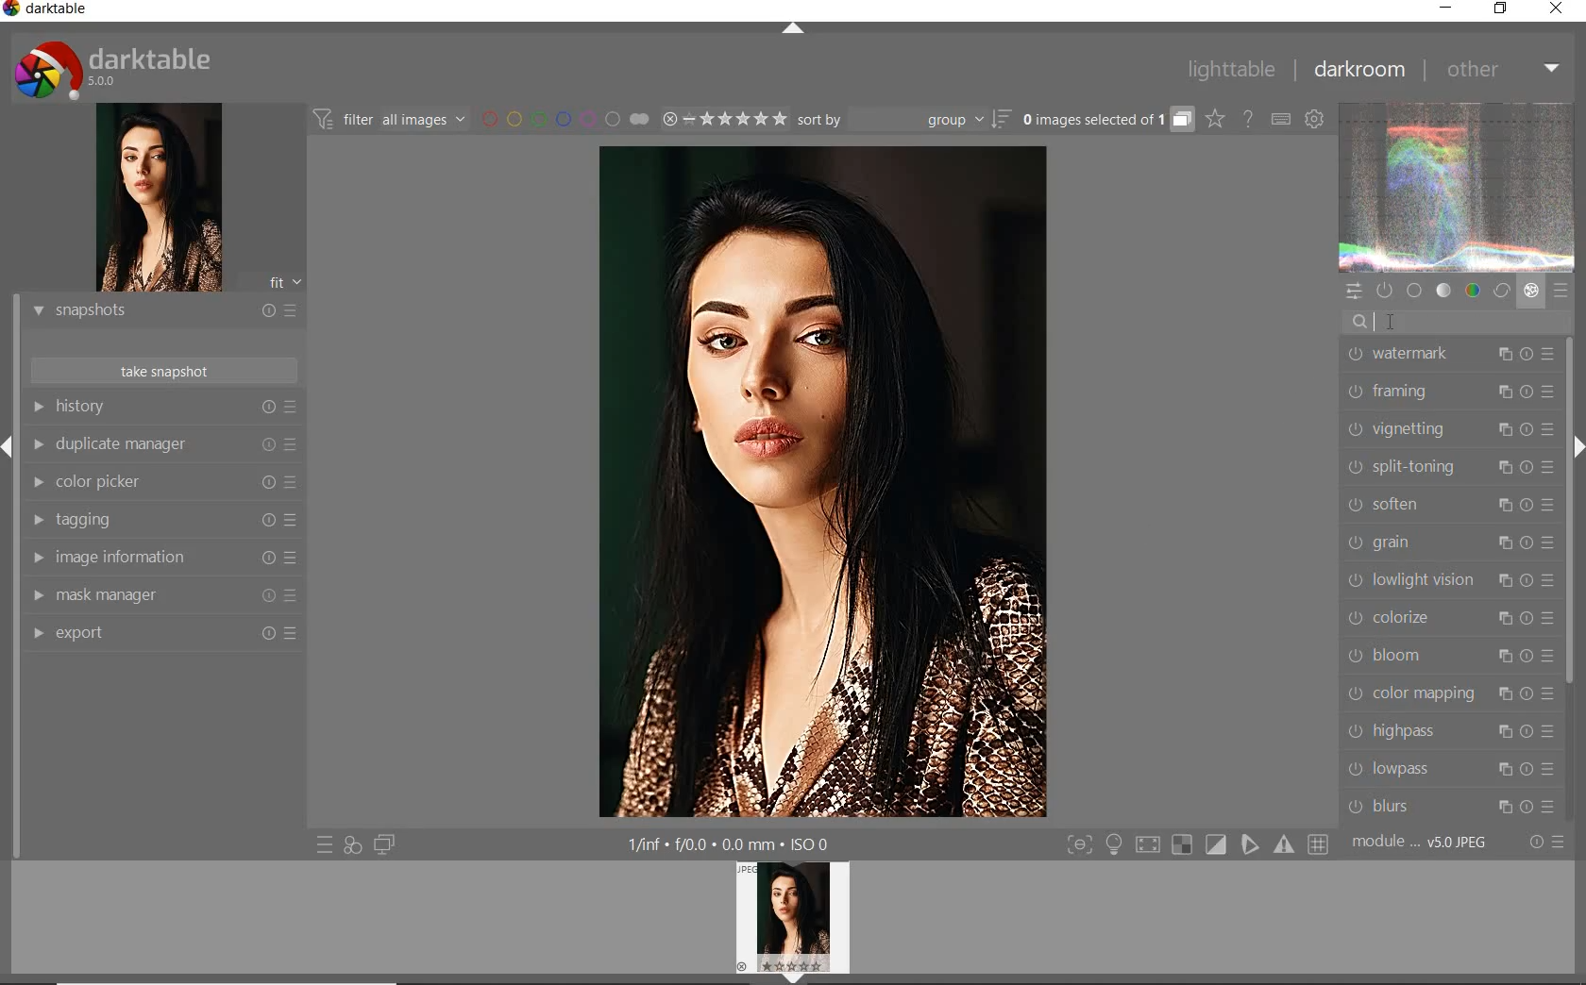  What do you see at coordinates (1448, 426) in the screenshot?
I see `VIGNETTING` at bounding box center [1448, 426].